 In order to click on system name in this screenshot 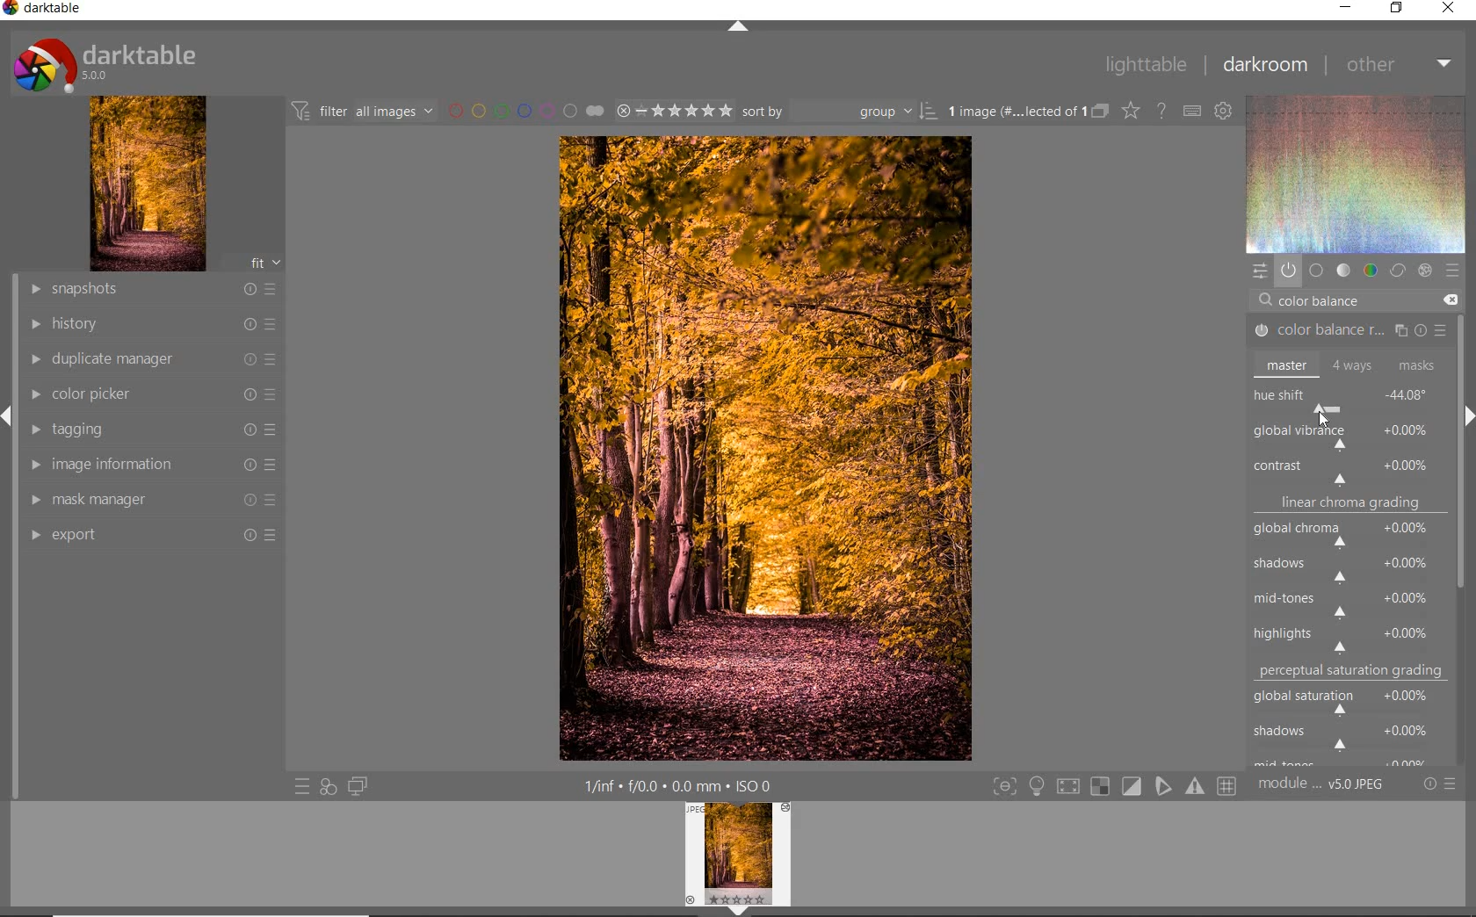, I will do `click(42, 9)`.